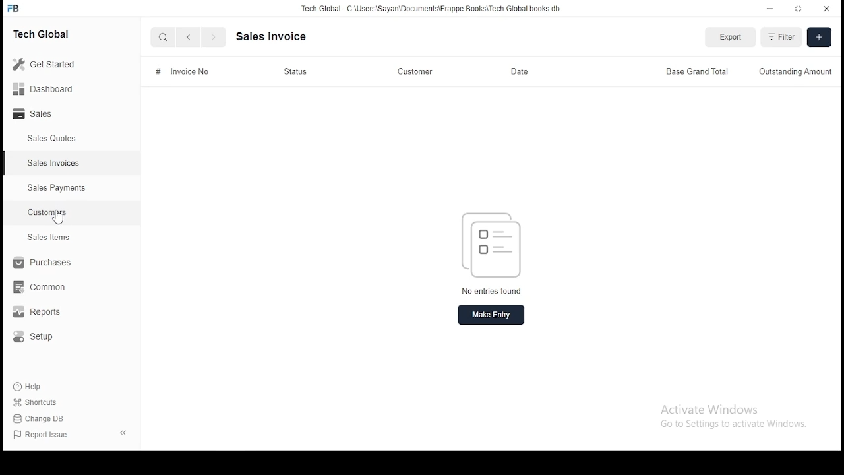 The width and height of the screenshot is (844, 475). What do you see at coordinates (47, 213) in the screenshot?
I see `customers` at bounding box center [47, 213].